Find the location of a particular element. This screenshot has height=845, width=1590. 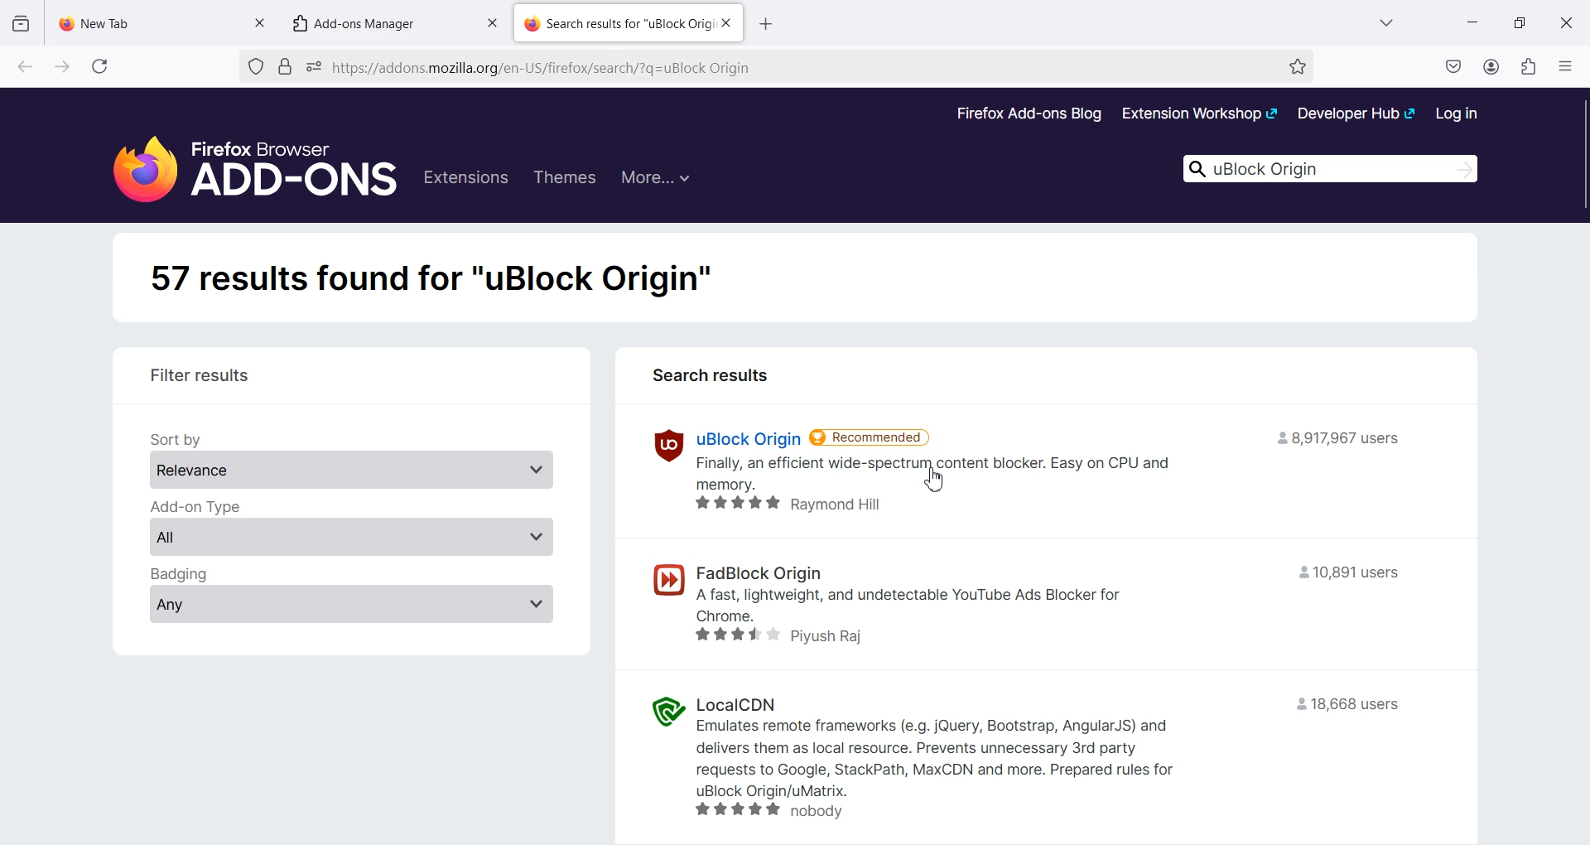

nobody is located at coordinates (827, 811).